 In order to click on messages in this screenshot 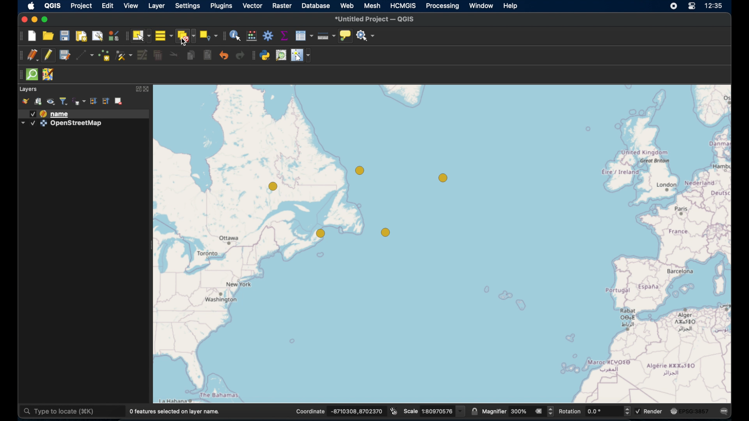, I will do `click(725, 412)`.